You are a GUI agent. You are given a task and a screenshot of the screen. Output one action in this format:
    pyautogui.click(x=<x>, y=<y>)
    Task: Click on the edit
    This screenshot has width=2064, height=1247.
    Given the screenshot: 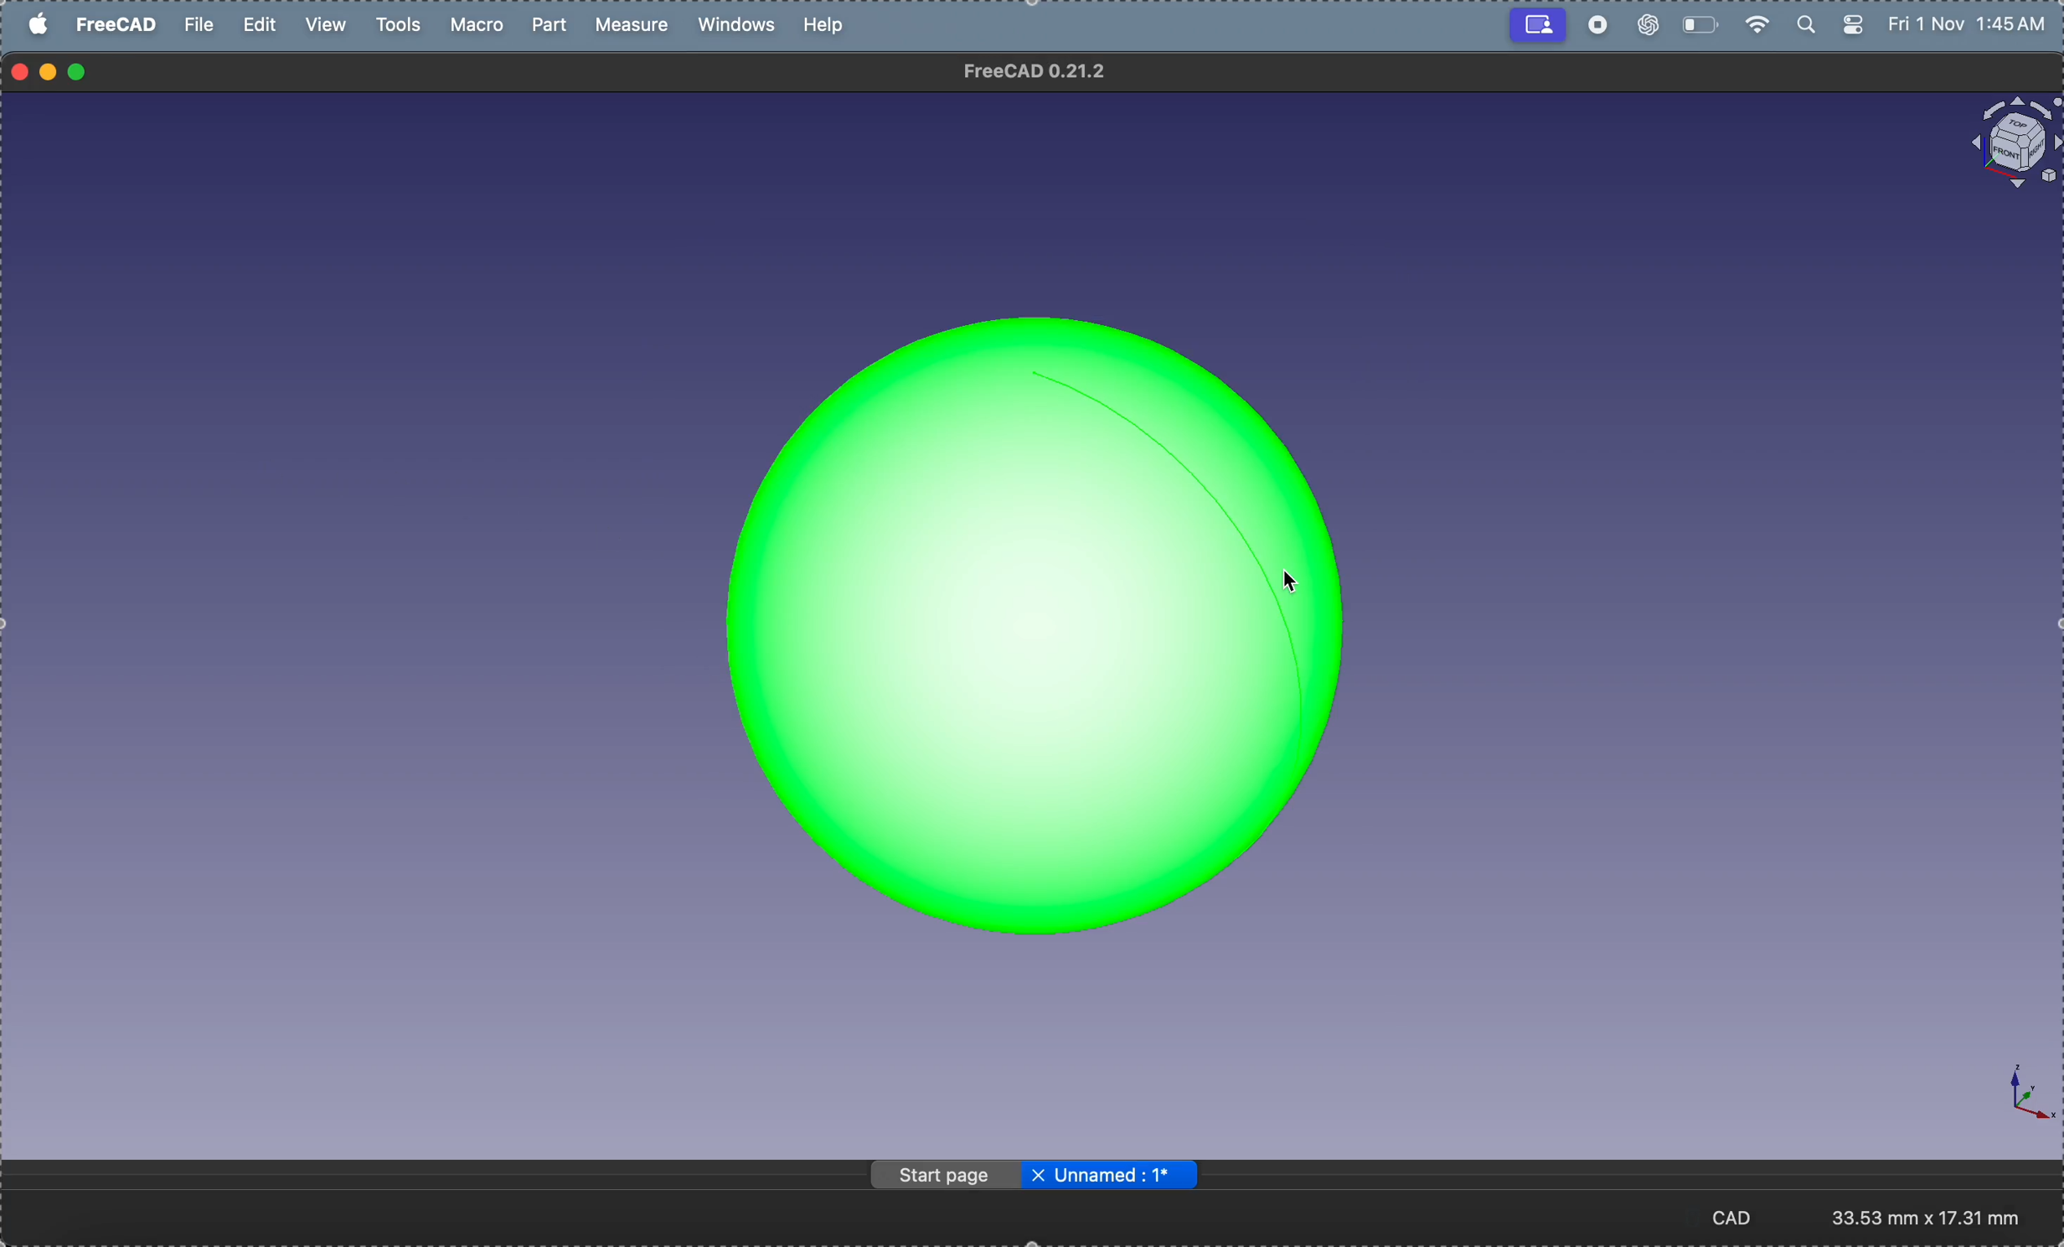 What is the action you would take?
    pyautogui.click(x=261, y=23)
    